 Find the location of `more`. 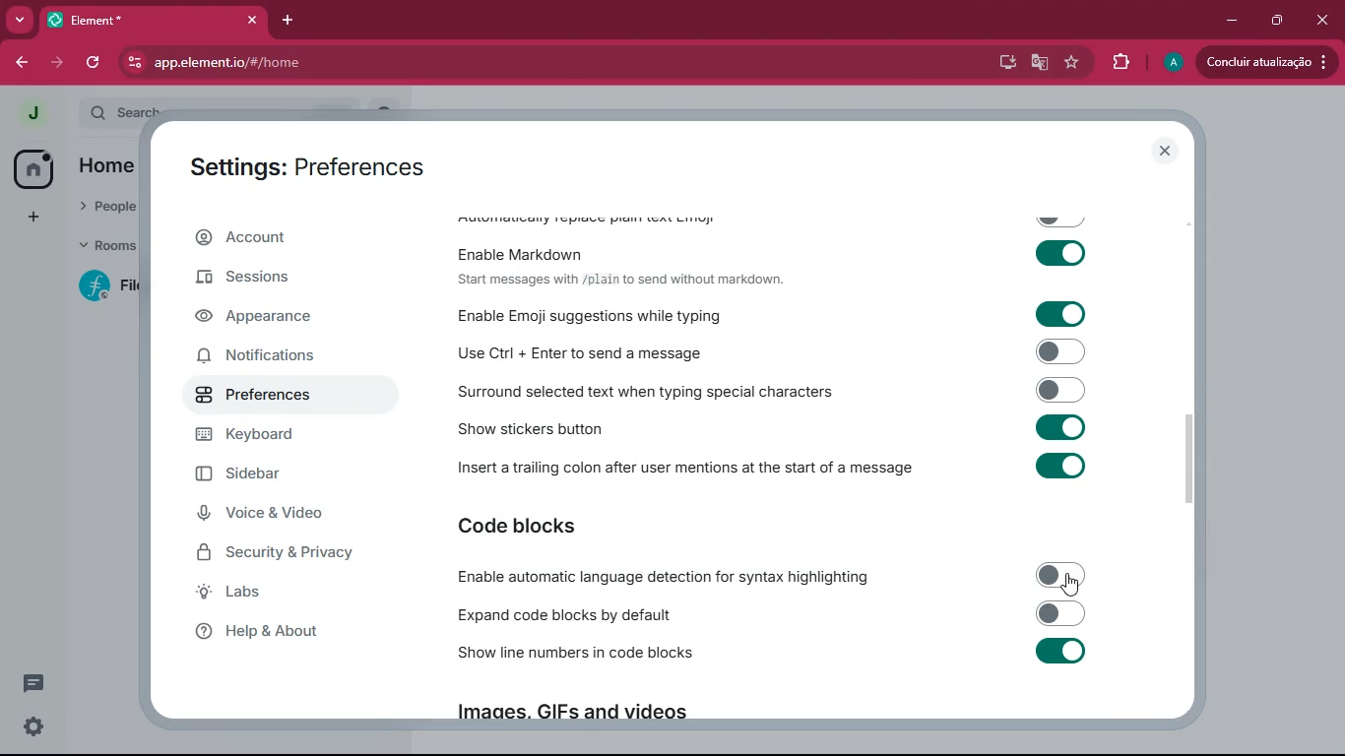

more is located at coordinates (20, 19).